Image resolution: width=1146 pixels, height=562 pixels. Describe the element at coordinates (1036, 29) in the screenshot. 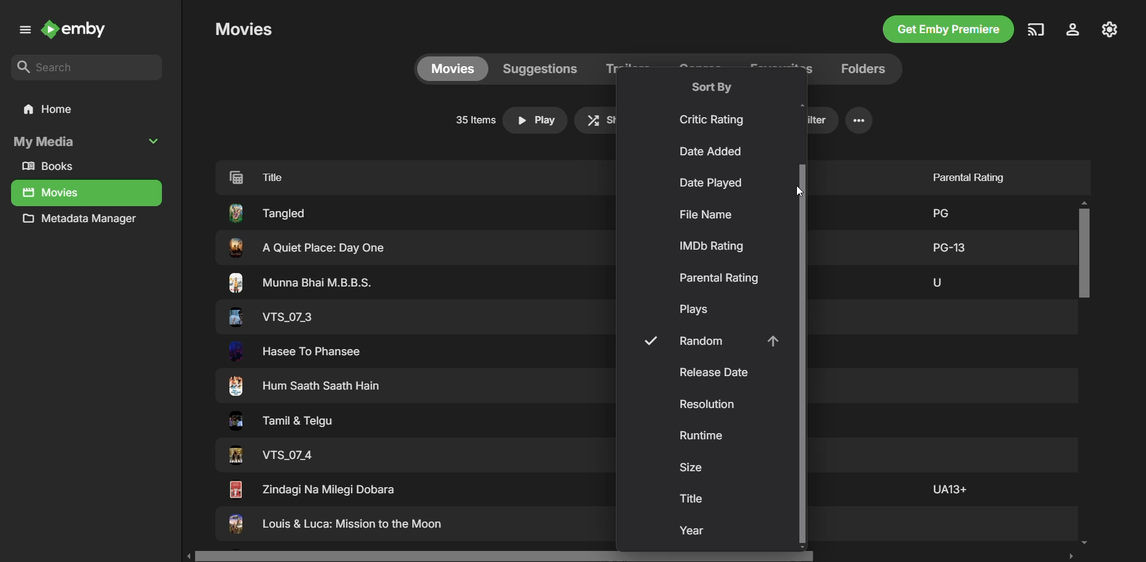

I see `Play on another device` at that location.